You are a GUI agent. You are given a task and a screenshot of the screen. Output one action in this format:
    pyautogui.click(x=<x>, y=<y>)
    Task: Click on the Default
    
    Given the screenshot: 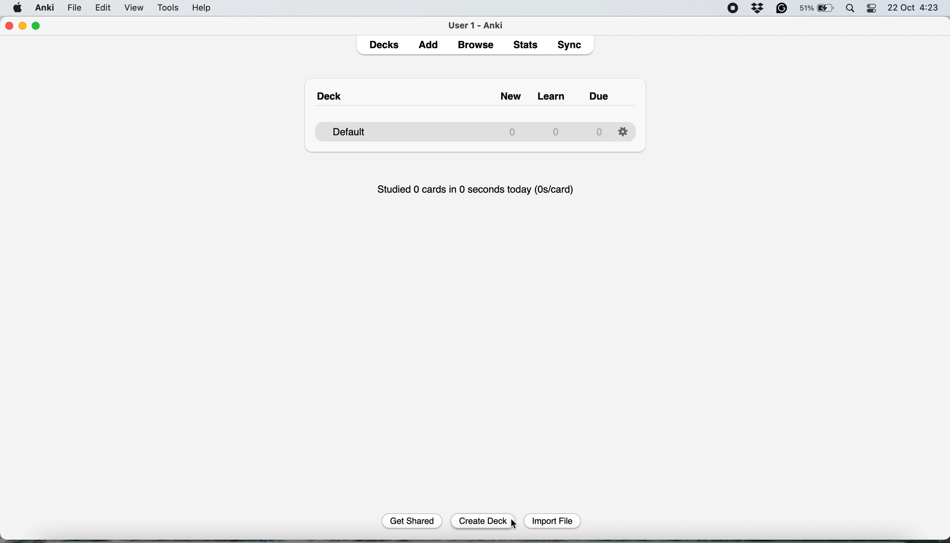 What is the action you would take?
    pyautogui.click(x=458, y=129)
    